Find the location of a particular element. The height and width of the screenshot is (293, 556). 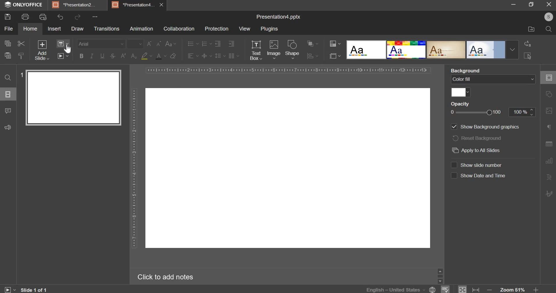

apply to all slides is located at coordinates (475, 151).